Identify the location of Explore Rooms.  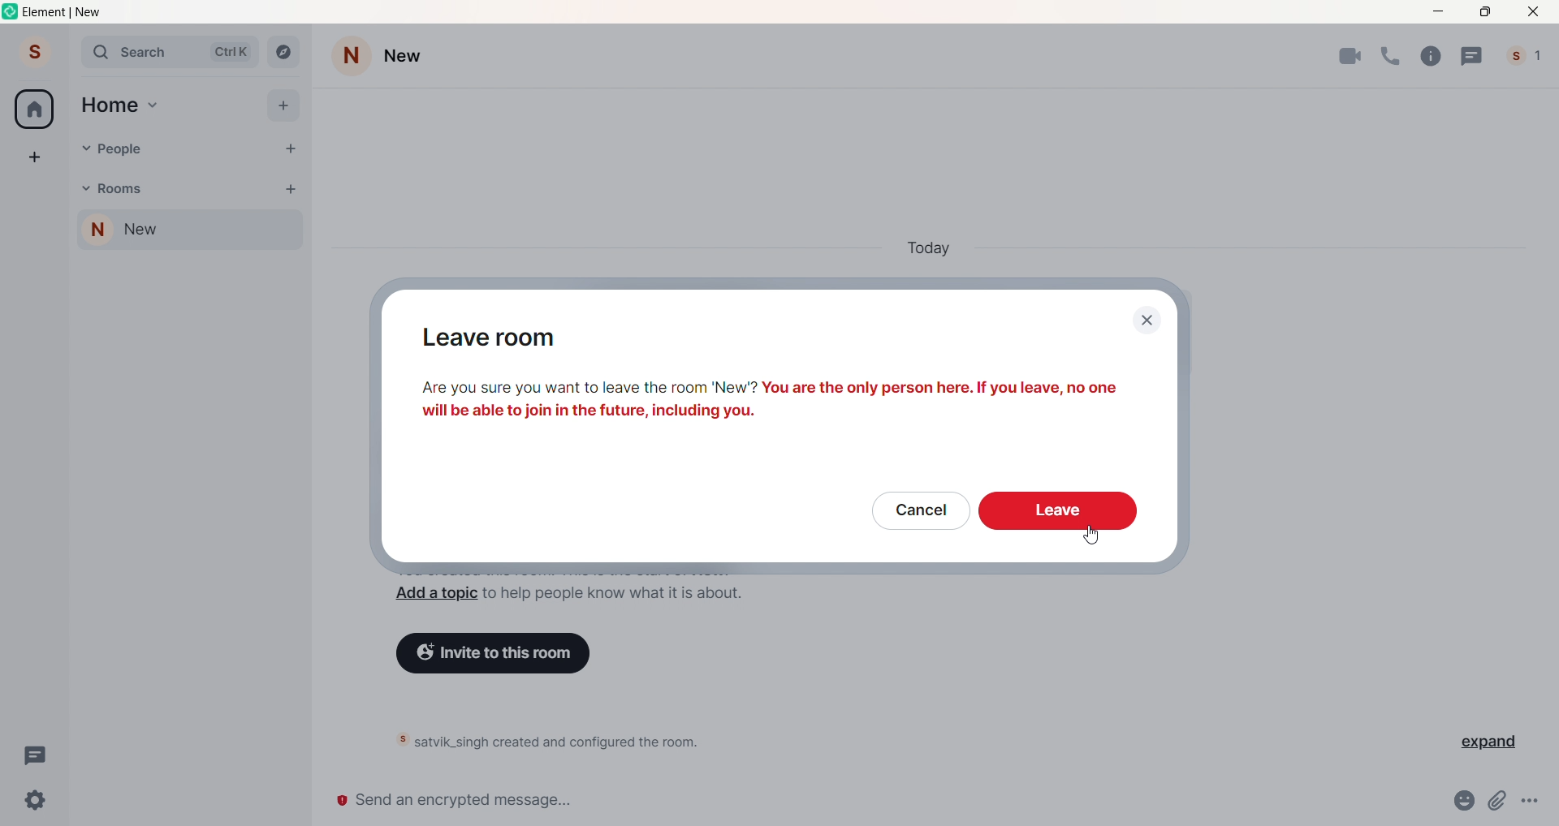
(283, 52).